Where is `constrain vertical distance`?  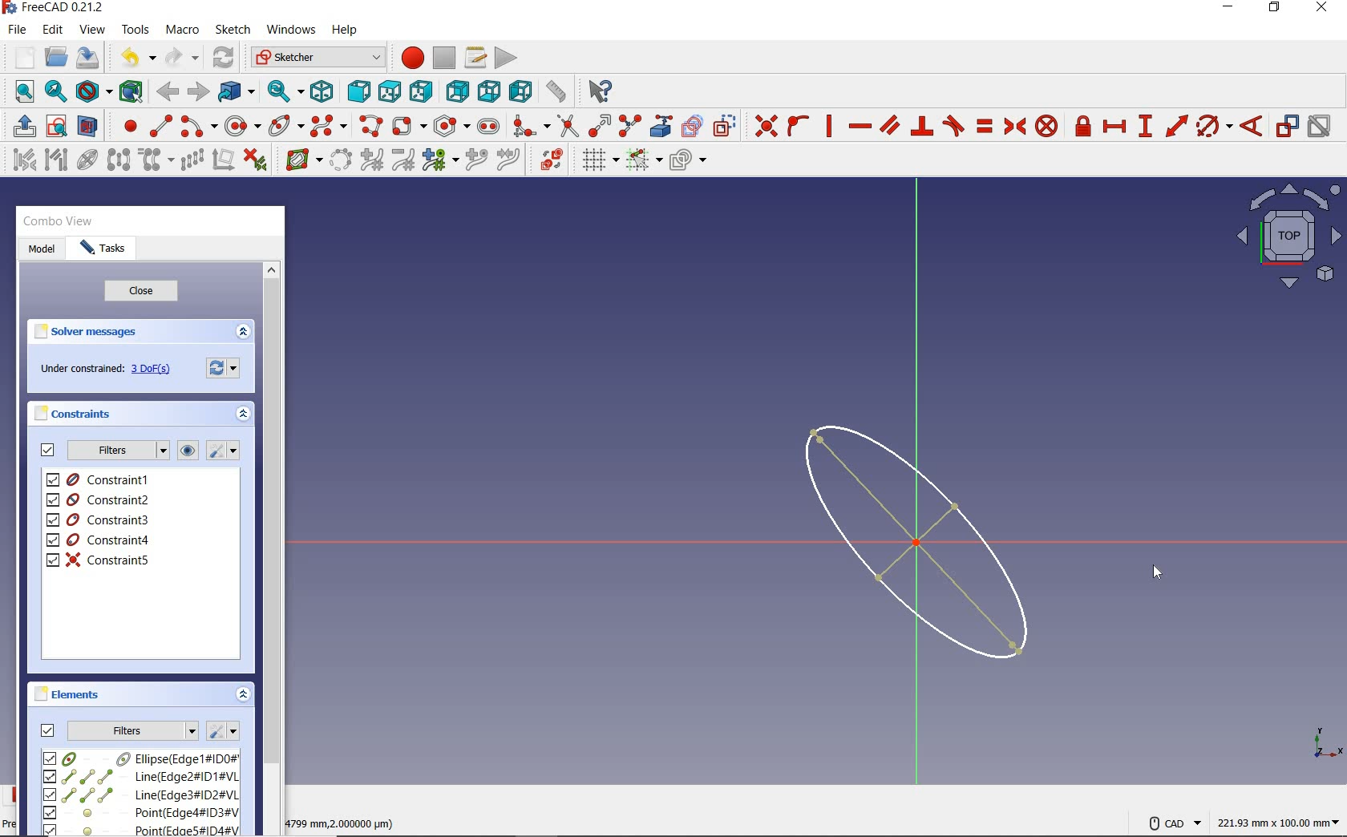 constrain vertical distance is located at coordinates (1144, 126).